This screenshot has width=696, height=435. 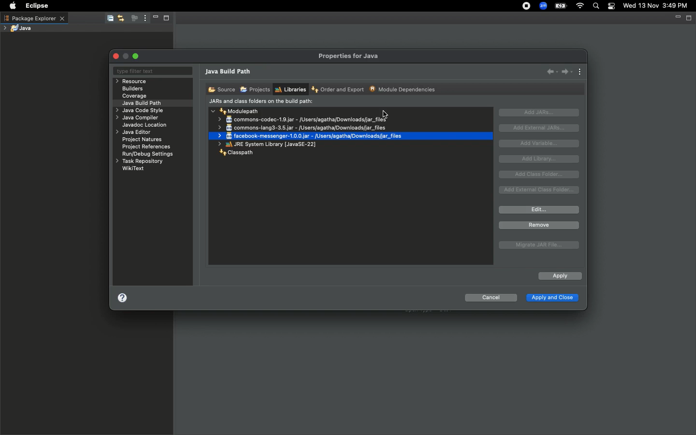 I want to click on Apply, so click(x=559, y=276).